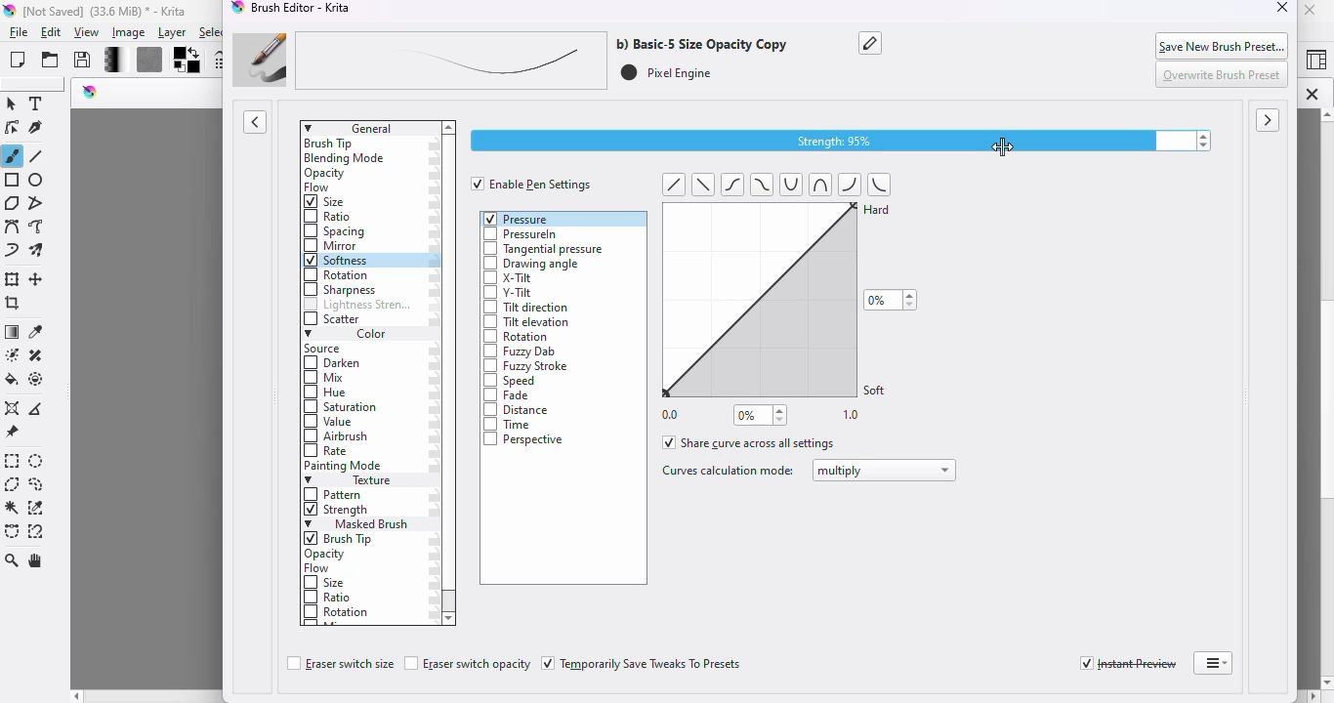 This screenshot has width=1334, height=703. I want to click on rate, so click(328, 451).